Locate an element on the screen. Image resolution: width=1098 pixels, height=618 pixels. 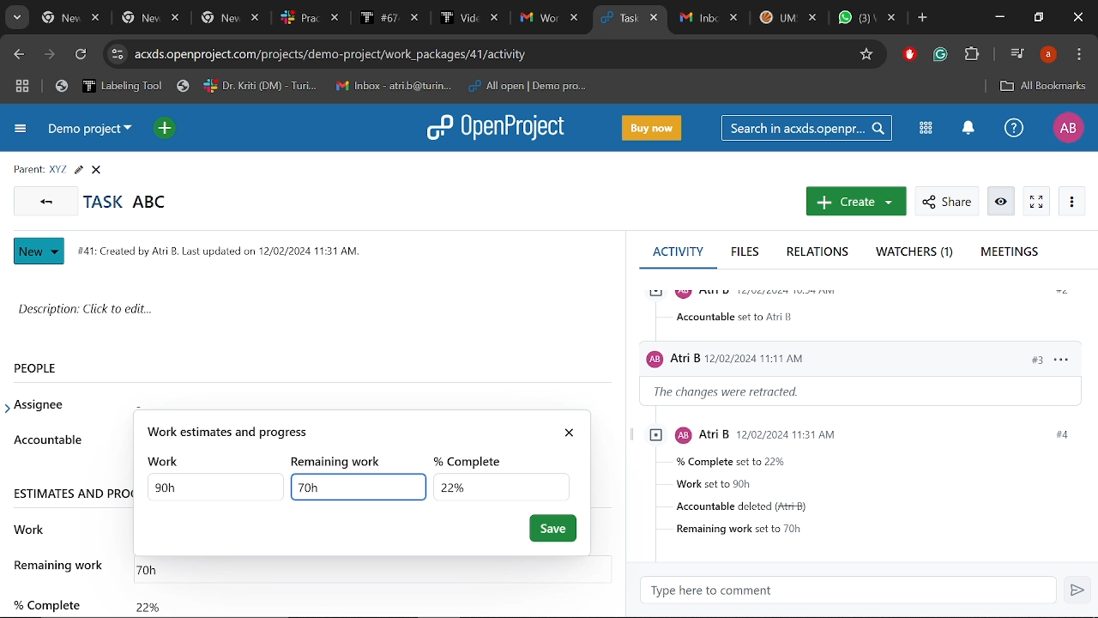
Buy now is located at coordinates (655, 127).